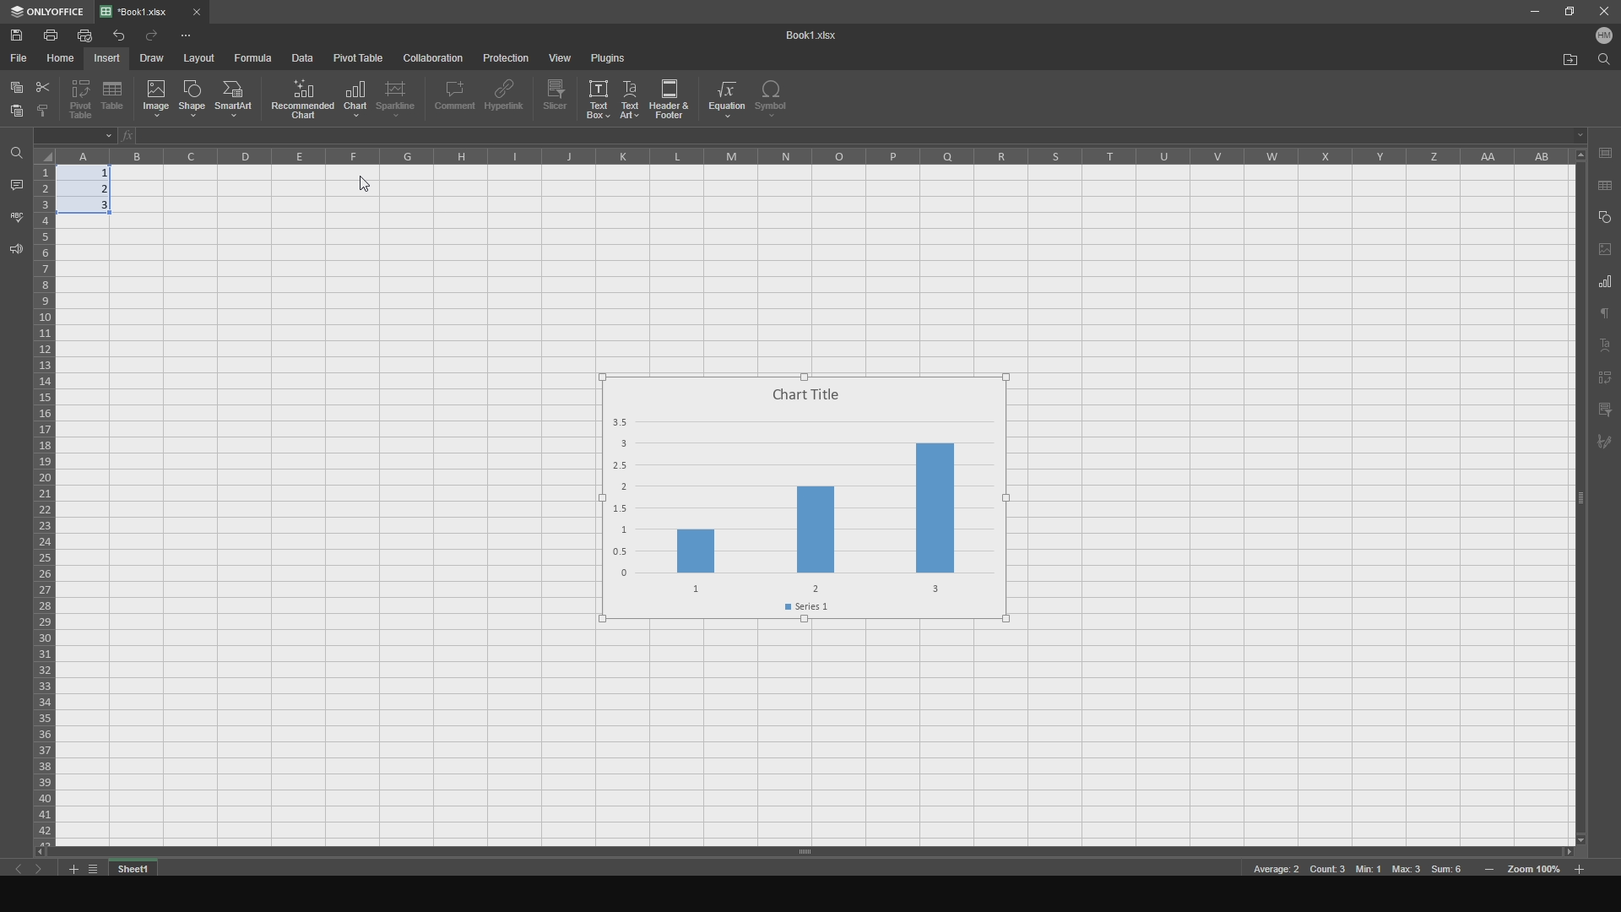 The width and height of the screenshot is (1621, 912). Describe the element at coordinates (1607, 377) in the screenshot. I see `pivot text` at that location.